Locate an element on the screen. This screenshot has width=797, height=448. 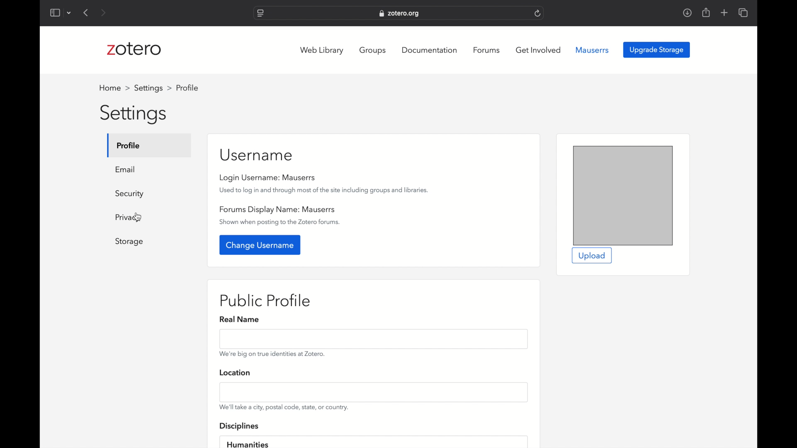
mauserrs is located at coordinates (592, 50).